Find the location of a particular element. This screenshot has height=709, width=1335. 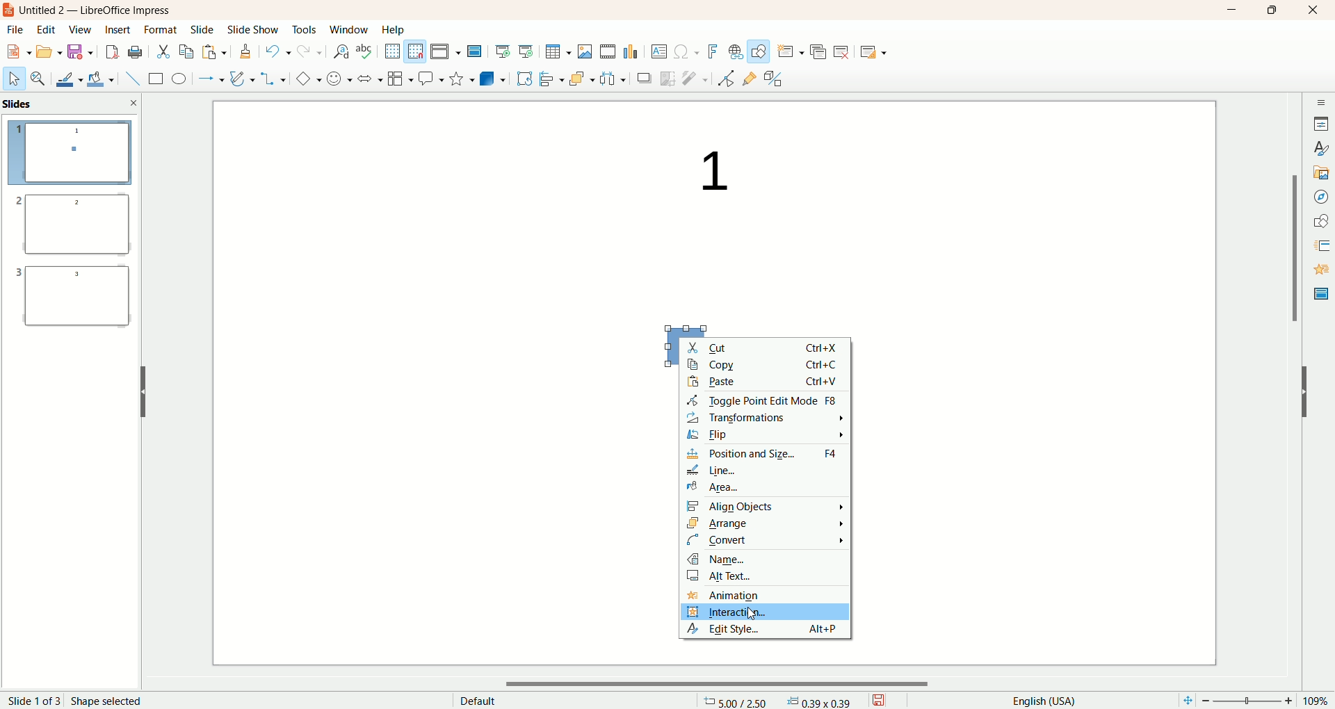

fill color is located at coordinates (99, 79).